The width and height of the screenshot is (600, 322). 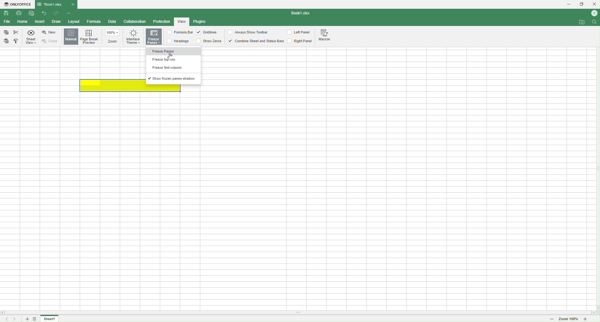 I want to click on Cut, so click(x=16, y=32).